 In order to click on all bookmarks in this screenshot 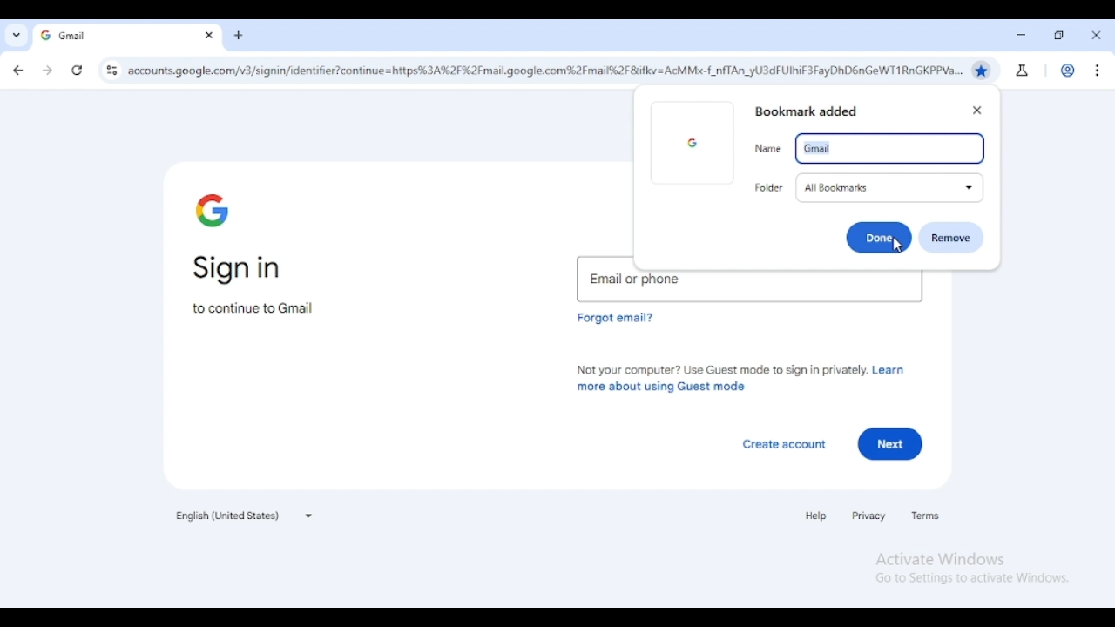, I will do `click(890, 187)`.